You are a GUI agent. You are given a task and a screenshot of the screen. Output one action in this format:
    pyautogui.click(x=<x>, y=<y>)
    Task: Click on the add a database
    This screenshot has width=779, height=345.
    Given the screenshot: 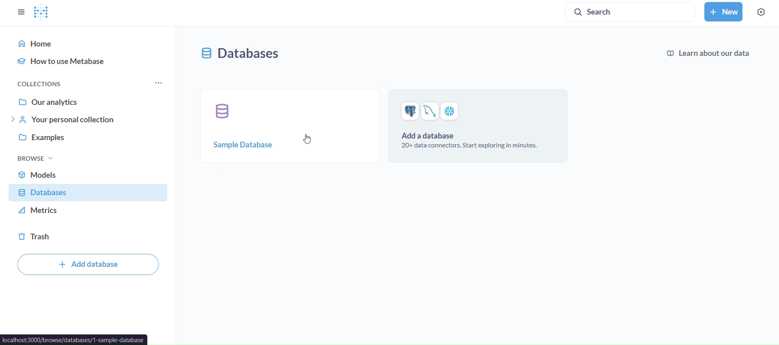 What is the action you would take?
    pyautogui.click(x=480, y=126)
    